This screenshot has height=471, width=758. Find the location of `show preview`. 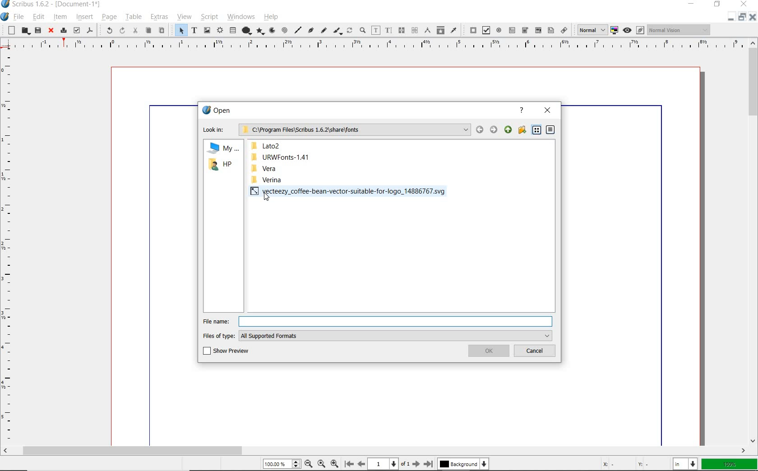

show preview is located at coordinates (229, 353).